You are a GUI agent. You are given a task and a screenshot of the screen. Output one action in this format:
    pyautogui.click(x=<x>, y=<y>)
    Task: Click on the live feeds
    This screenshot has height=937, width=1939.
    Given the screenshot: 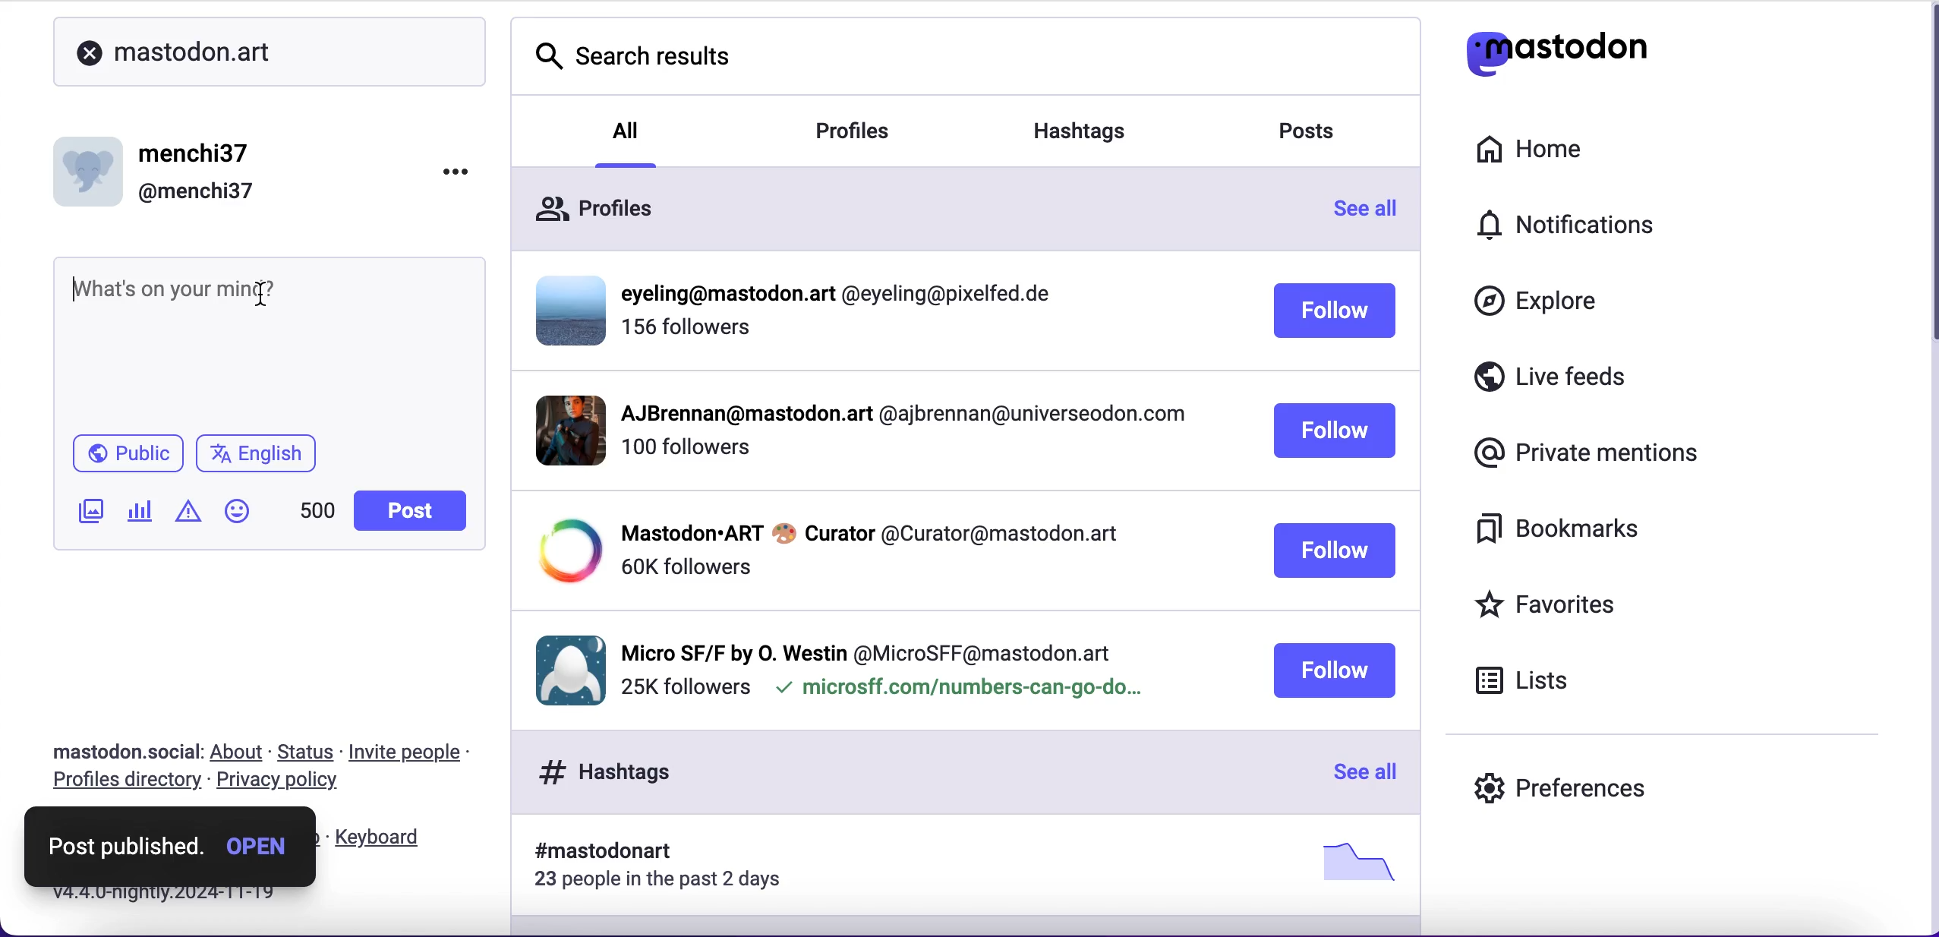 What is the action you would take?
    pyautogui.click(x=1603, y=377)
    